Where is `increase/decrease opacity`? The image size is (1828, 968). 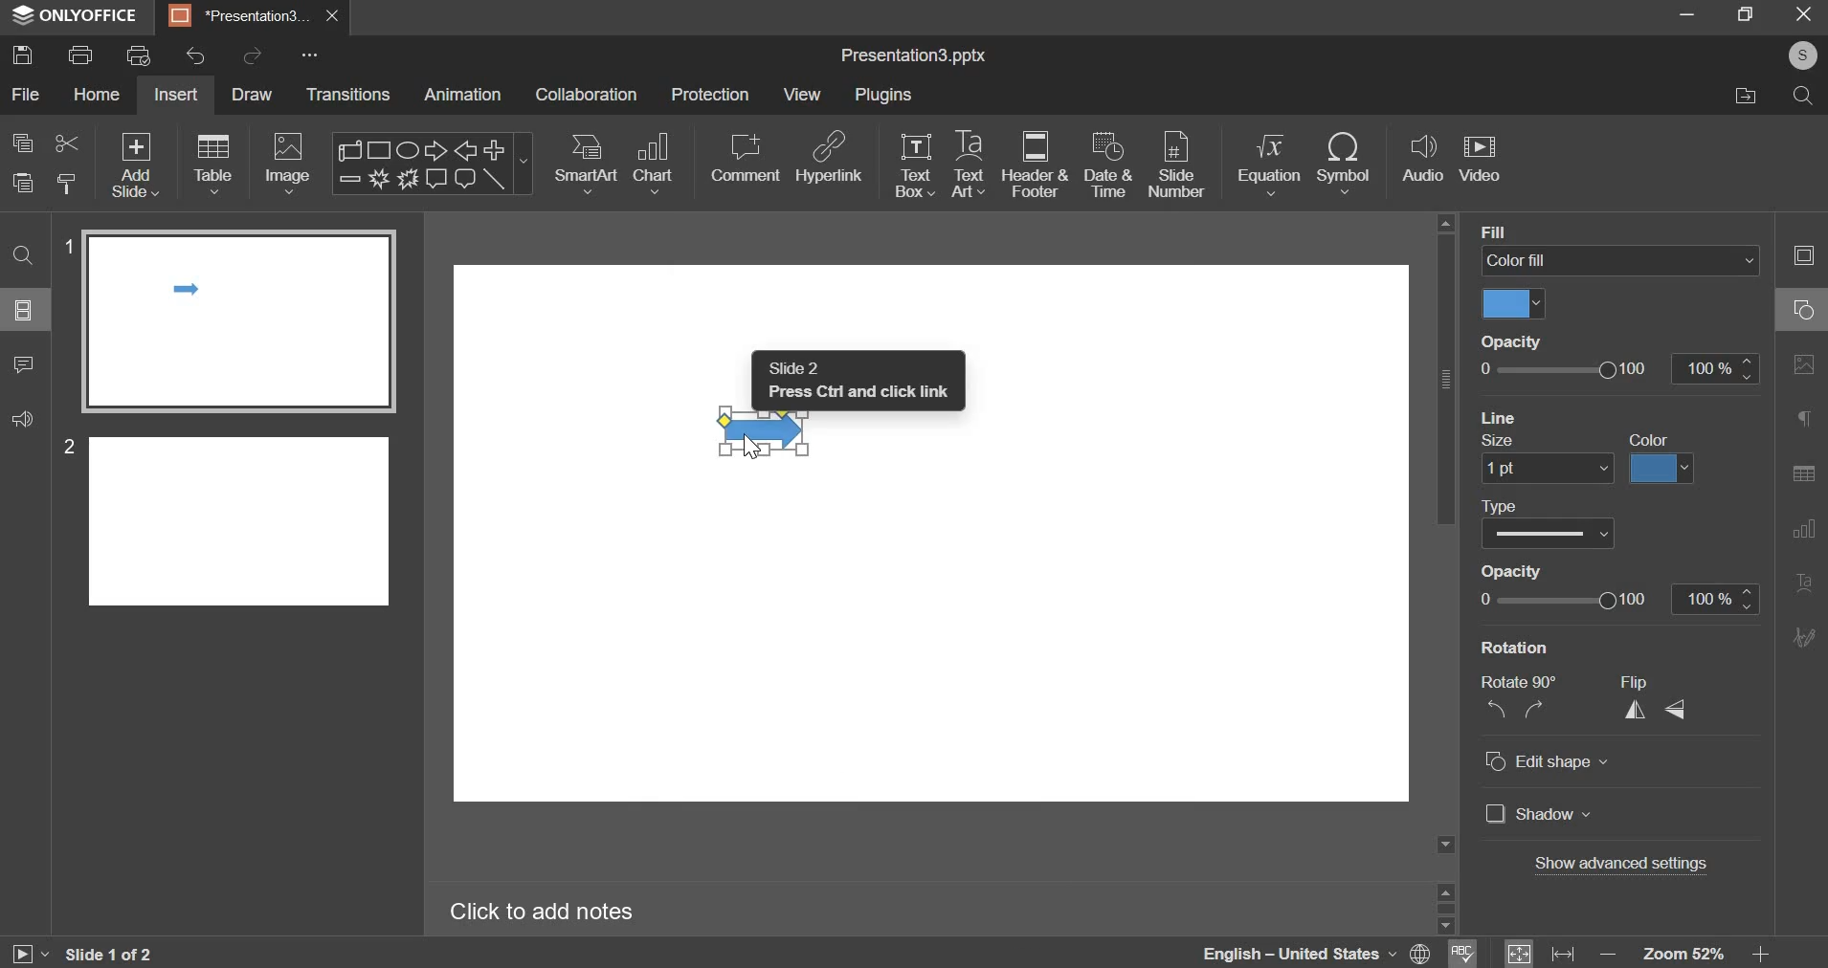 increase/decrease opacity is located at coordinates (1714, 368).